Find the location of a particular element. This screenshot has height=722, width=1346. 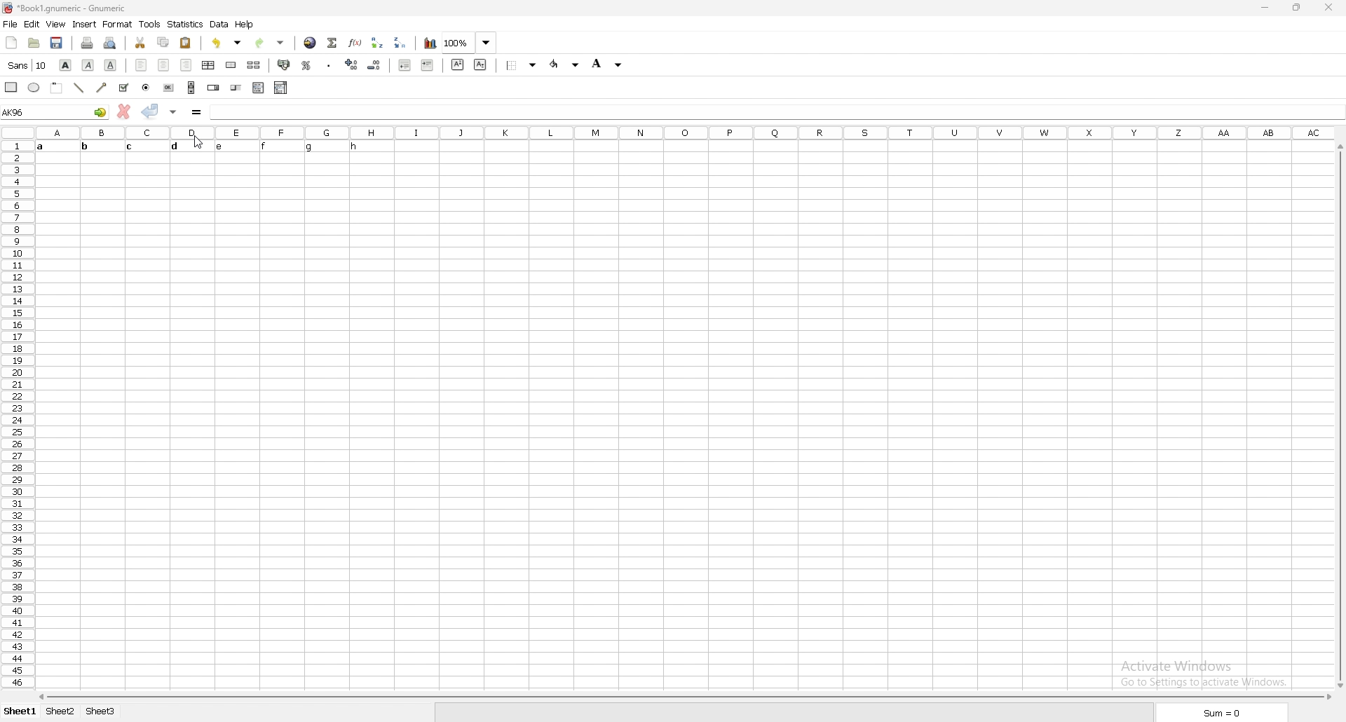

subscript is located at coordinates (480, 64).